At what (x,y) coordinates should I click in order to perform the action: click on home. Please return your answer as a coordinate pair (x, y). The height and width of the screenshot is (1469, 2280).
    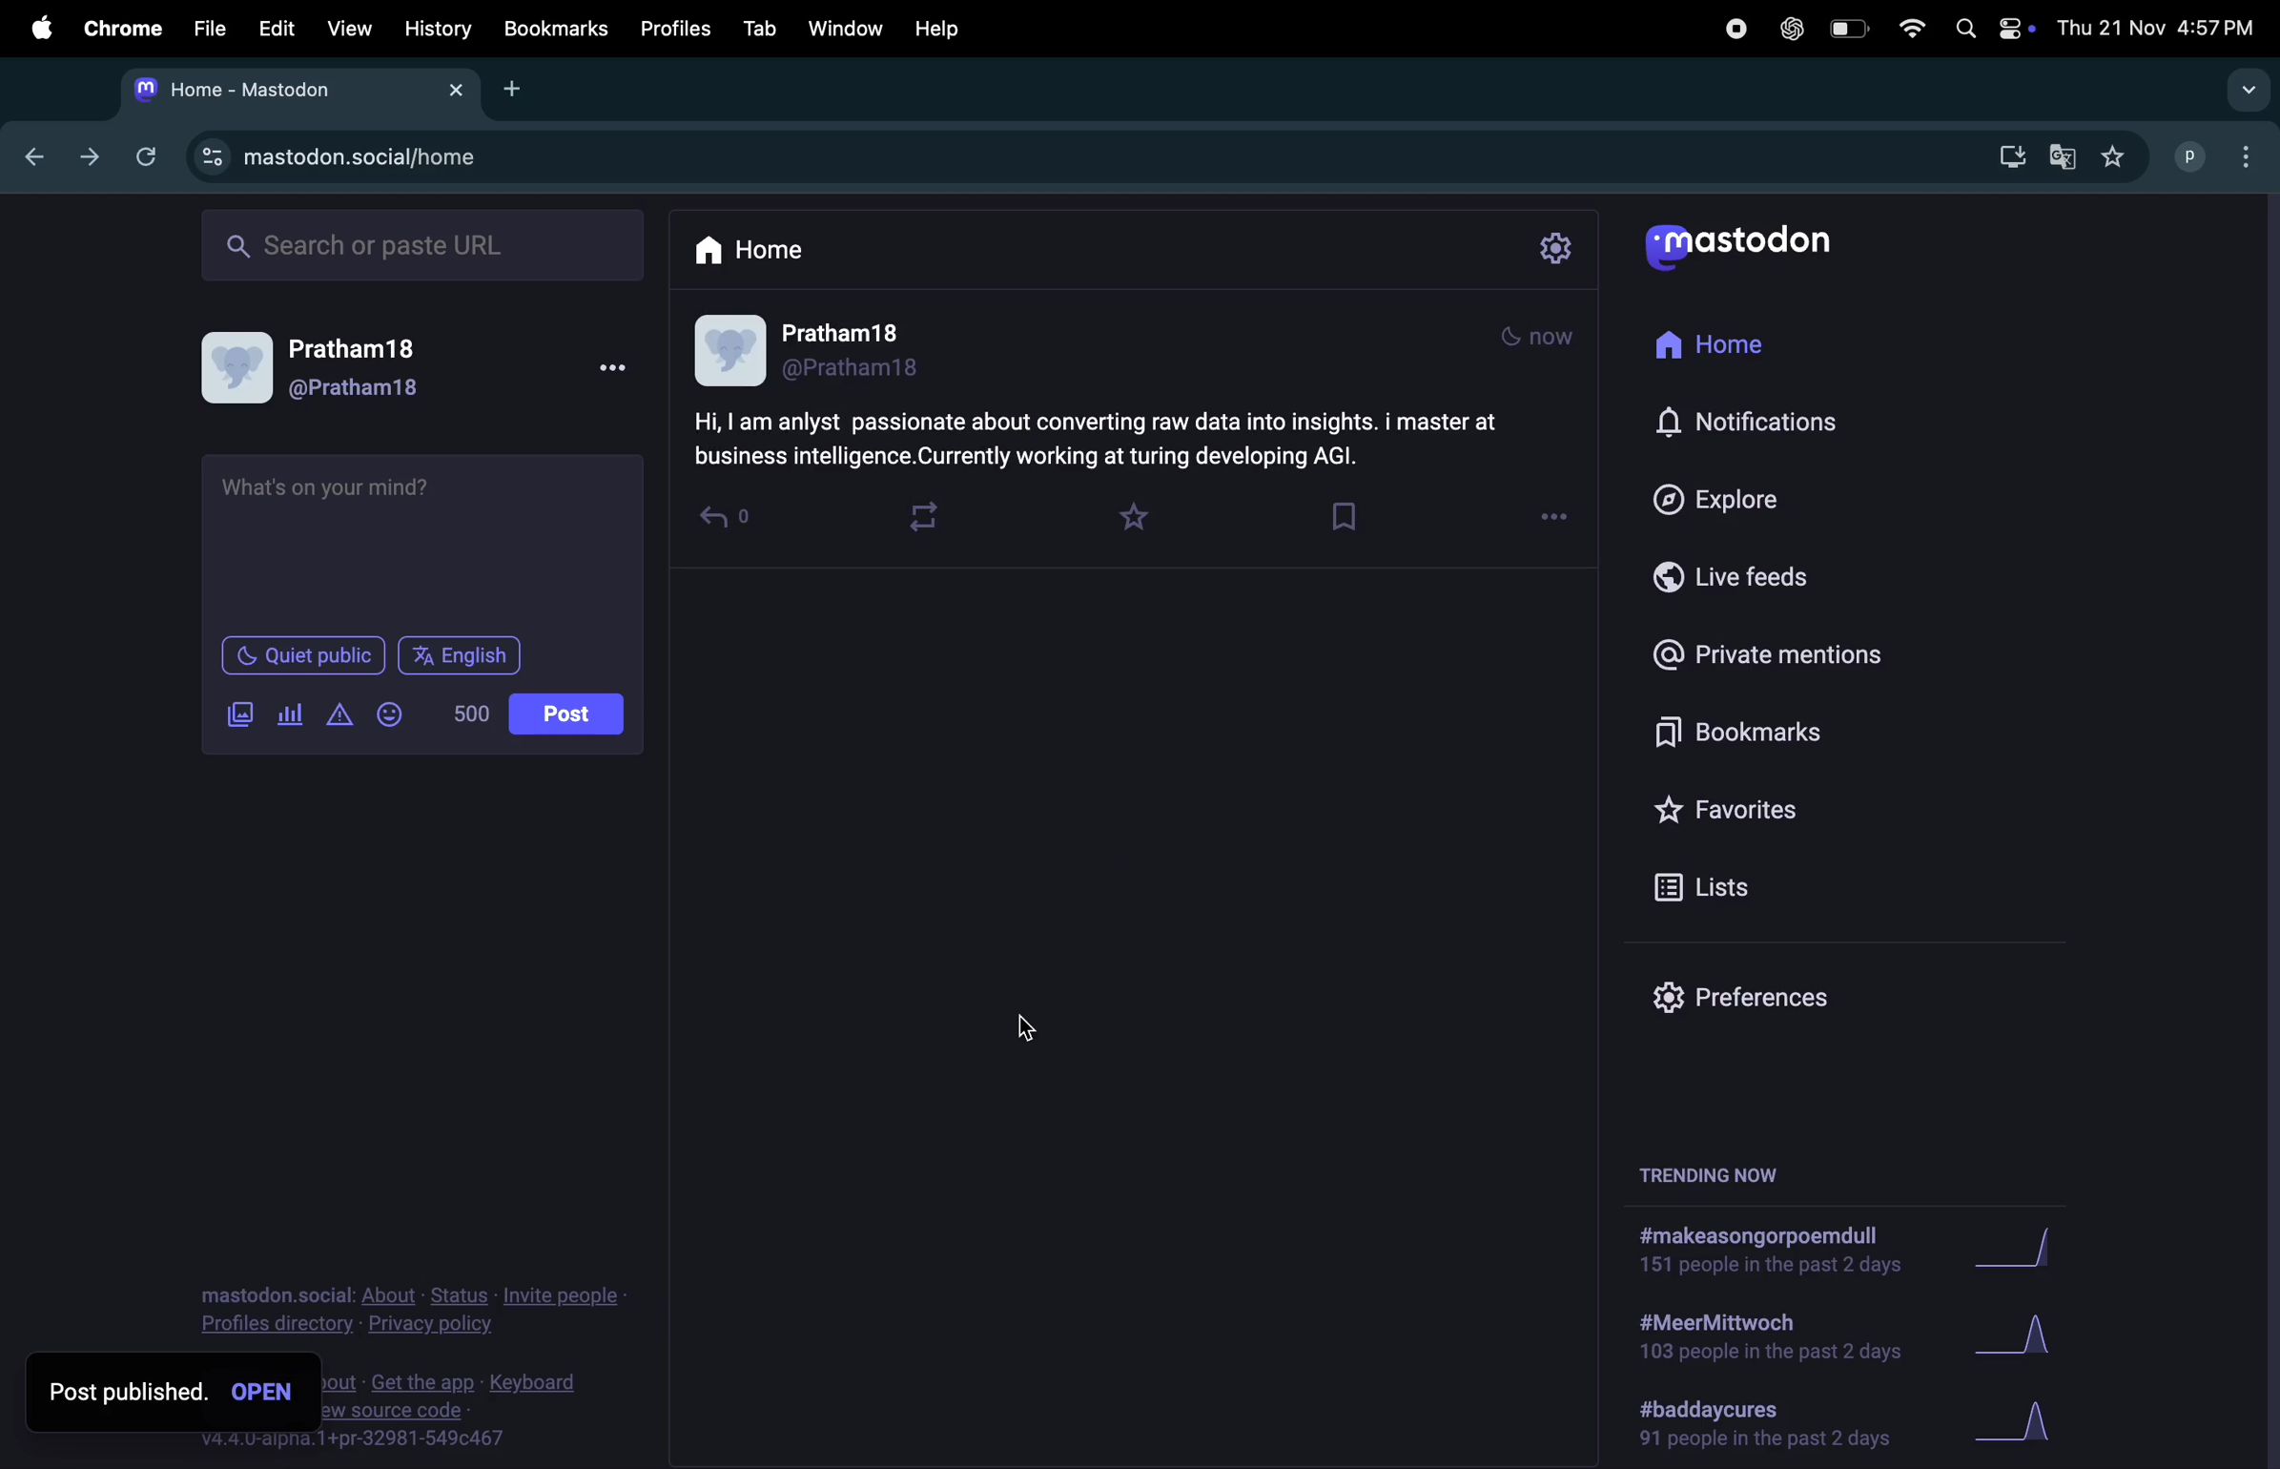
    Looking at the image, I should click on (762, 251).